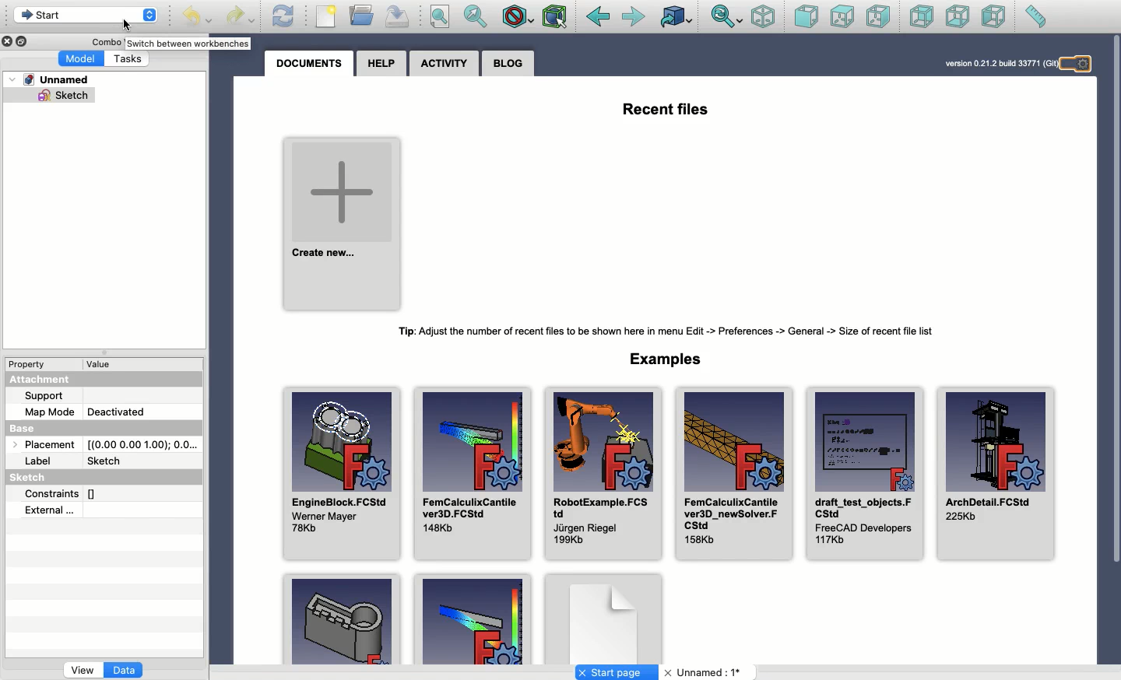 The height and width of the screenshot is (680, 1121). What do you see at coordinates (189, 44) in the screenshot?
I see `switch between workbenches` at bounding box center [189, 44].